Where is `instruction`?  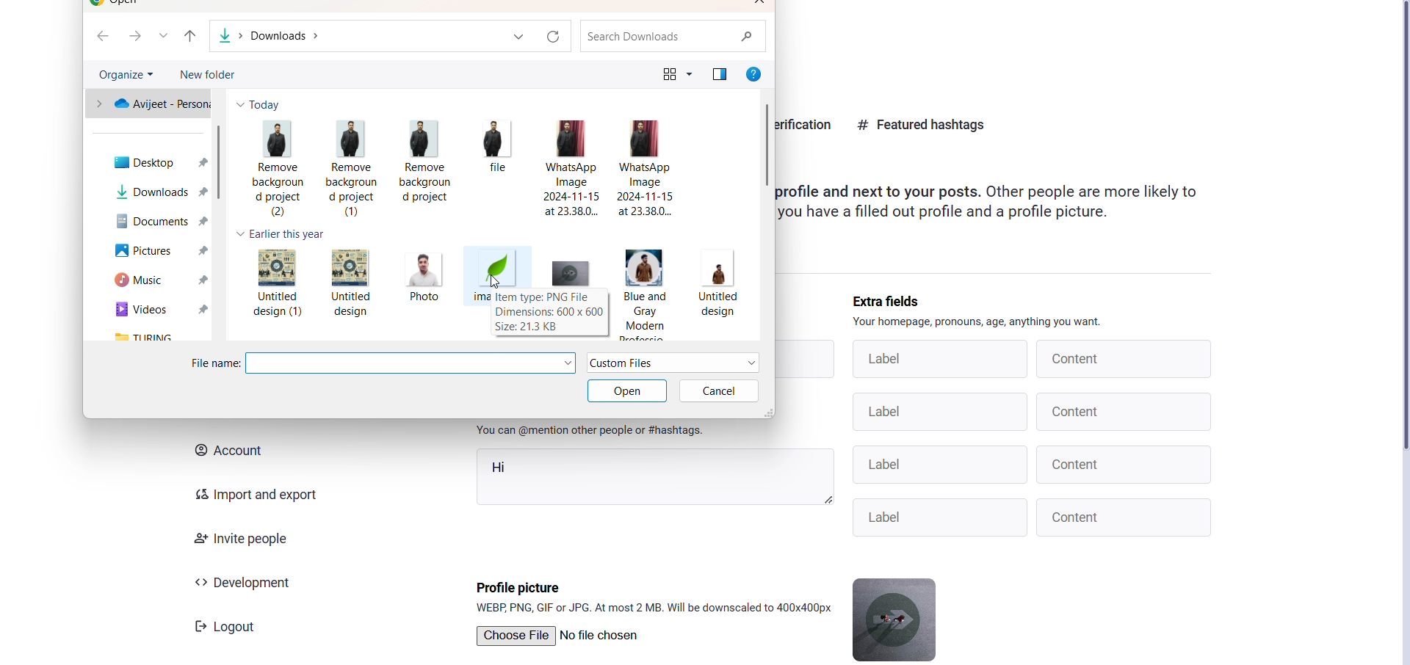
instruction is located at coordinates (590, 432).